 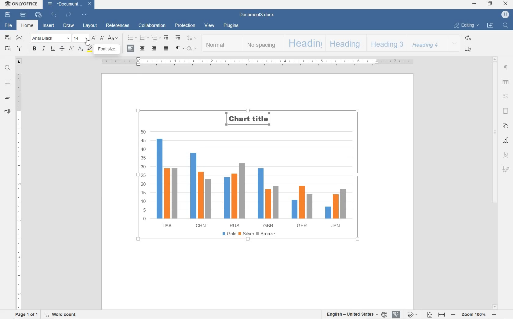 I want to click on BULLET, so click(x=132, y=38).